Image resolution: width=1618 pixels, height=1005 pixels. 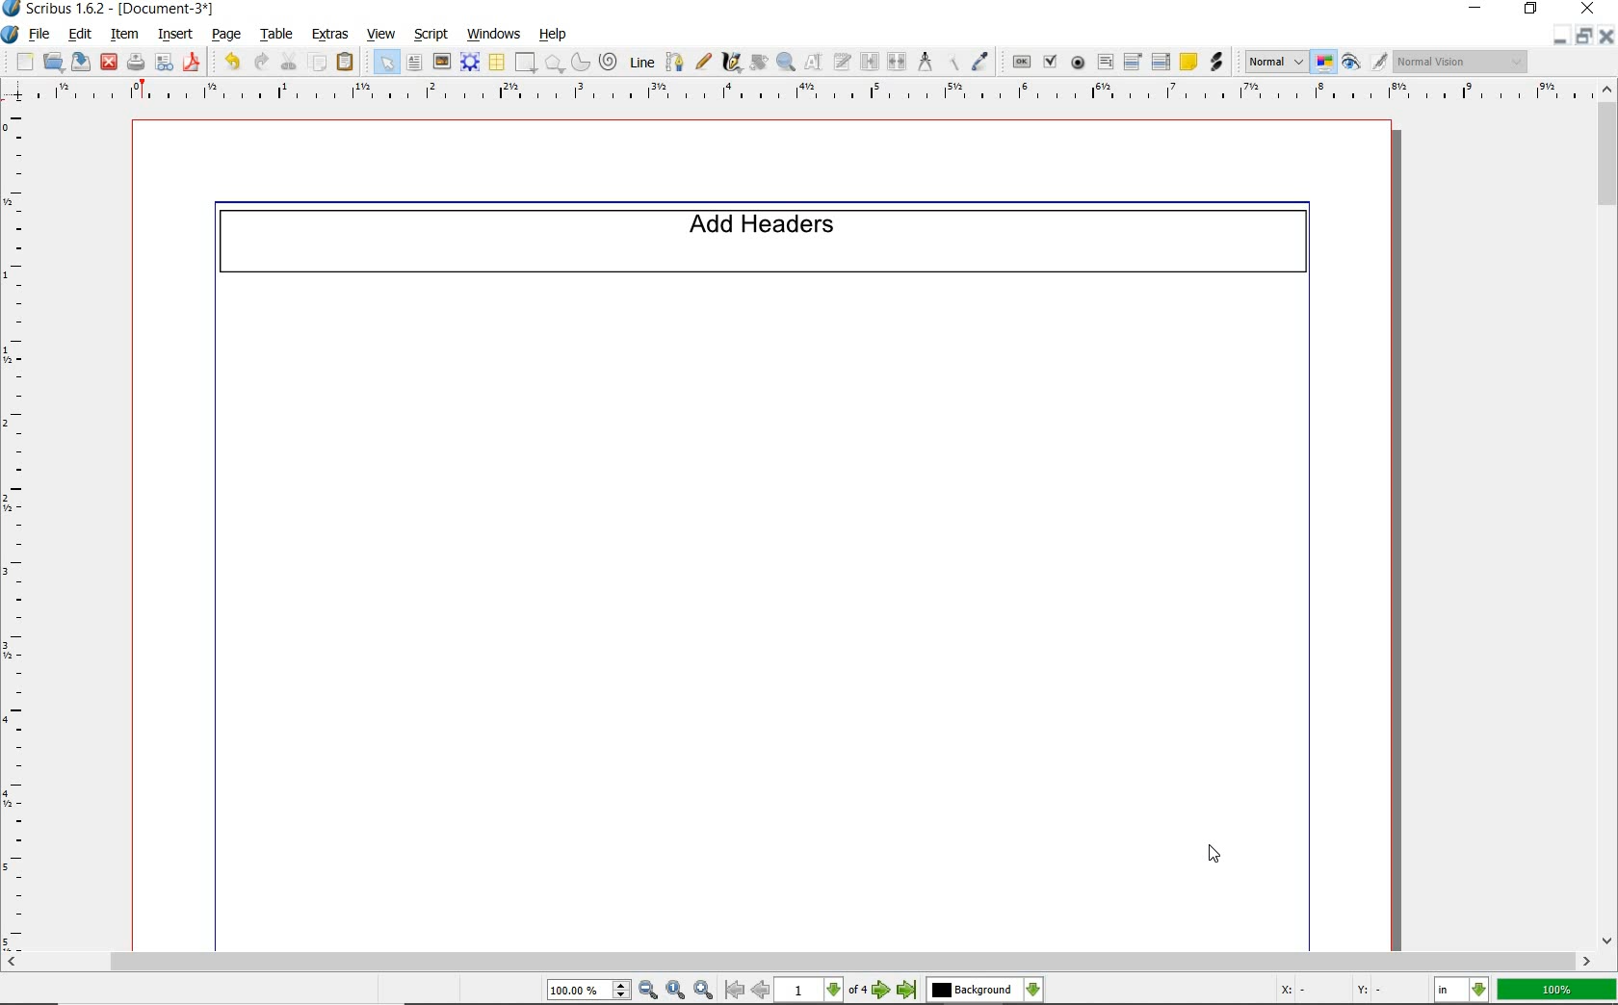 What do you see at coordinates (982, 60) in the screenshot?
I see `eye dropper` at bounding box center [982, 60].